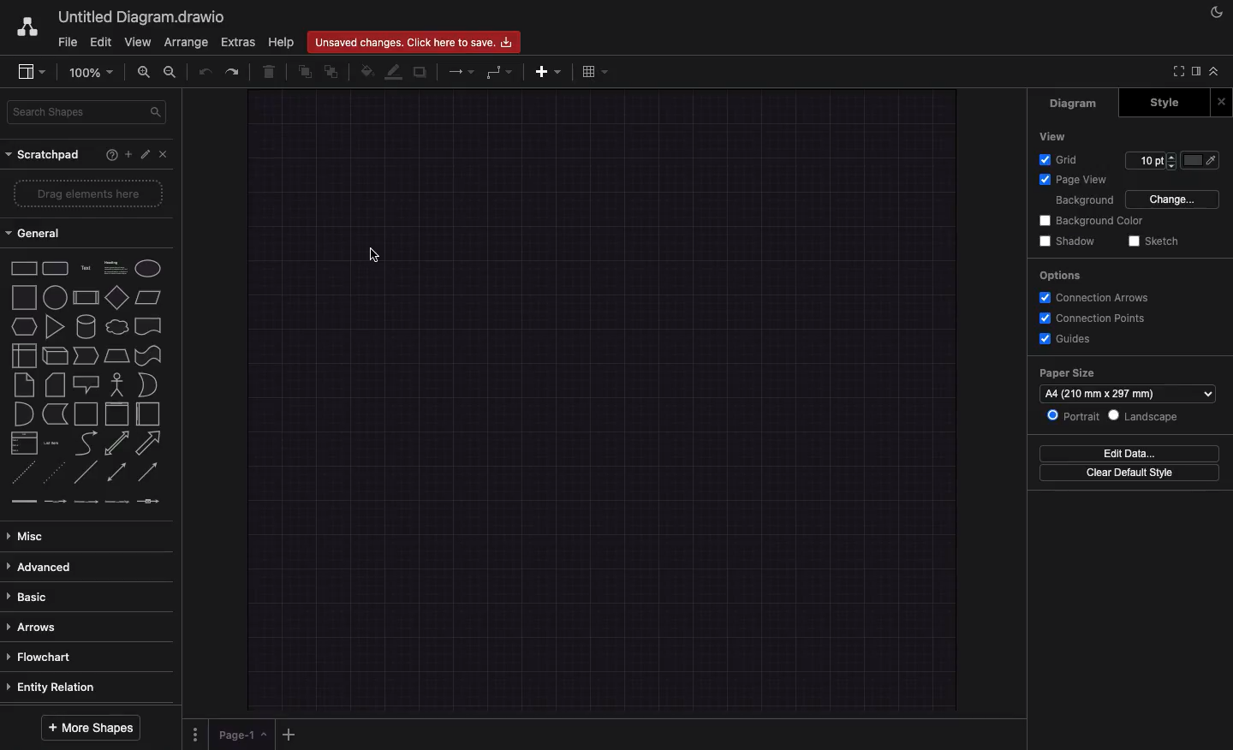 Image resolution: width=1233 pixels, height=750 pixels. Describe the element at coordinates (56, 473) in the screenshot. I see `dotted line` at that location.